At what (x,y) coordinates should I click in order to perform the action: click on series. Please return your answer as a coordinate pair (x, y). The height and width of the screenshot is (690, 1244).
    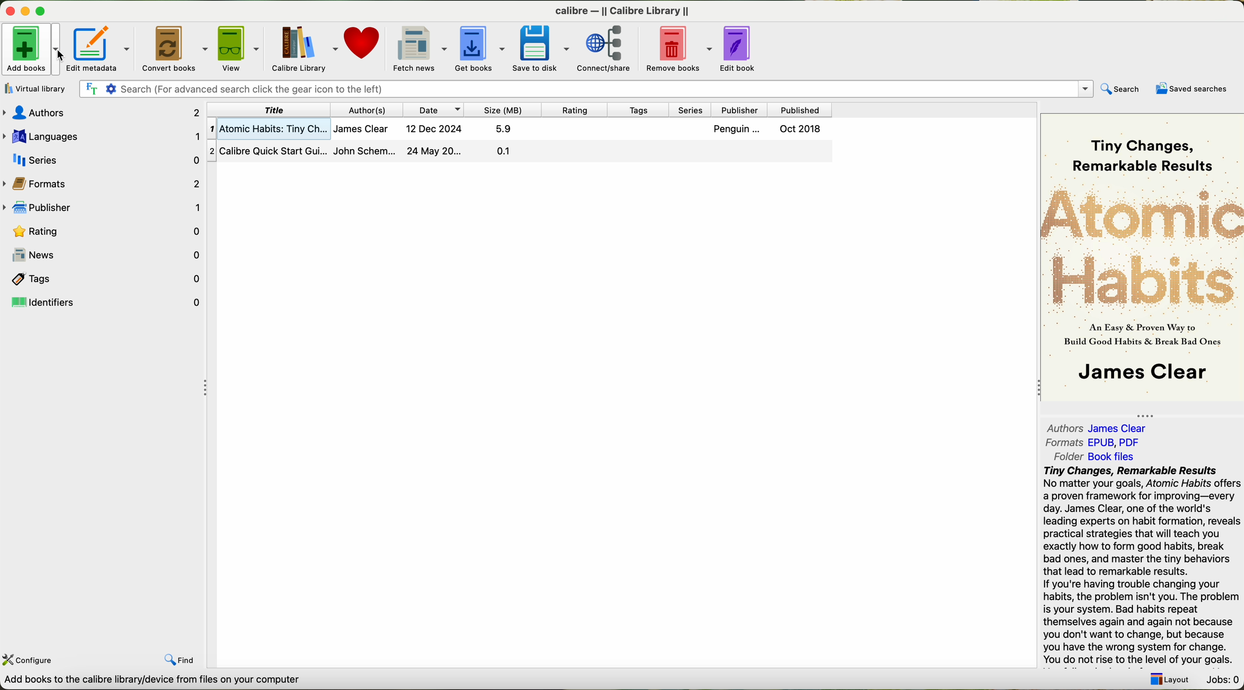
    Looking at the image, I should click on (691, 110).